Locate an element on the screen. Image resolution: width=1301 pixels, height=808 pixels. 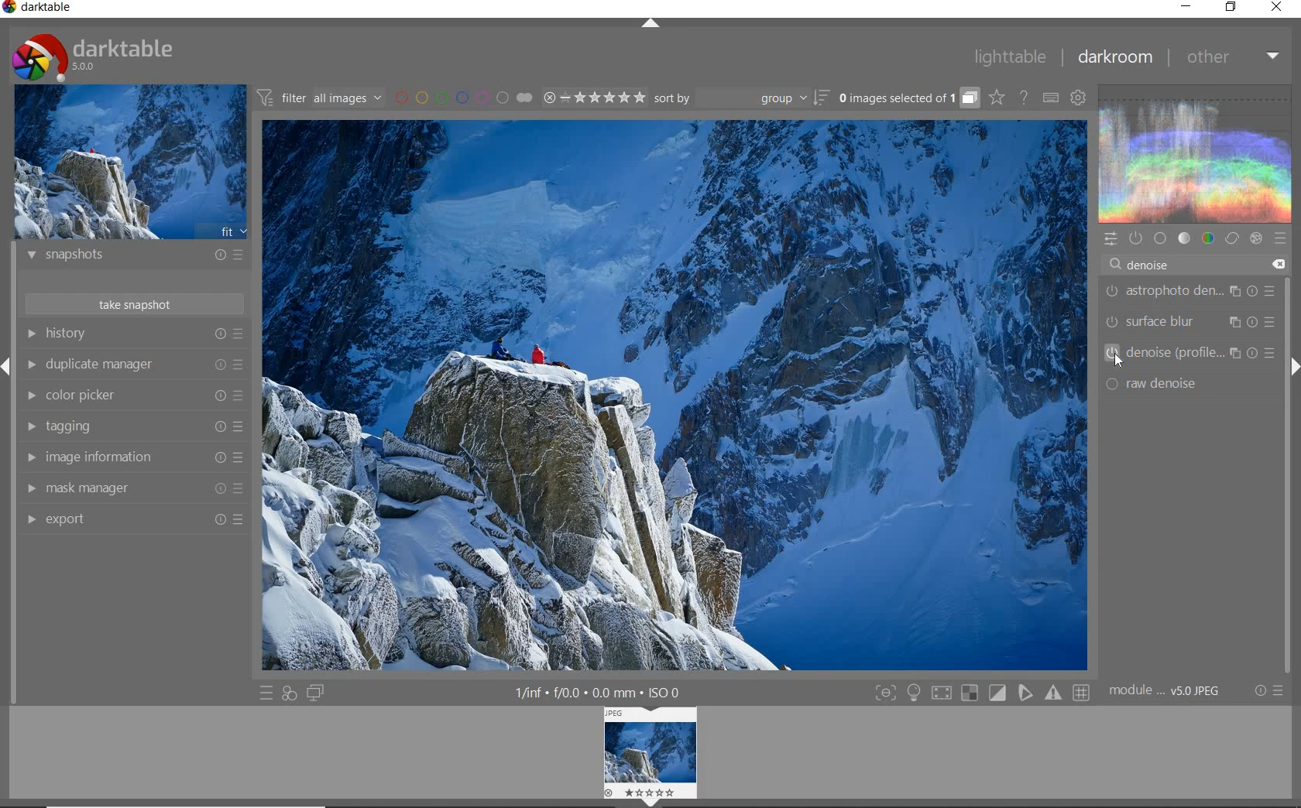
Toggle modes is located at coordinates (982, 691).